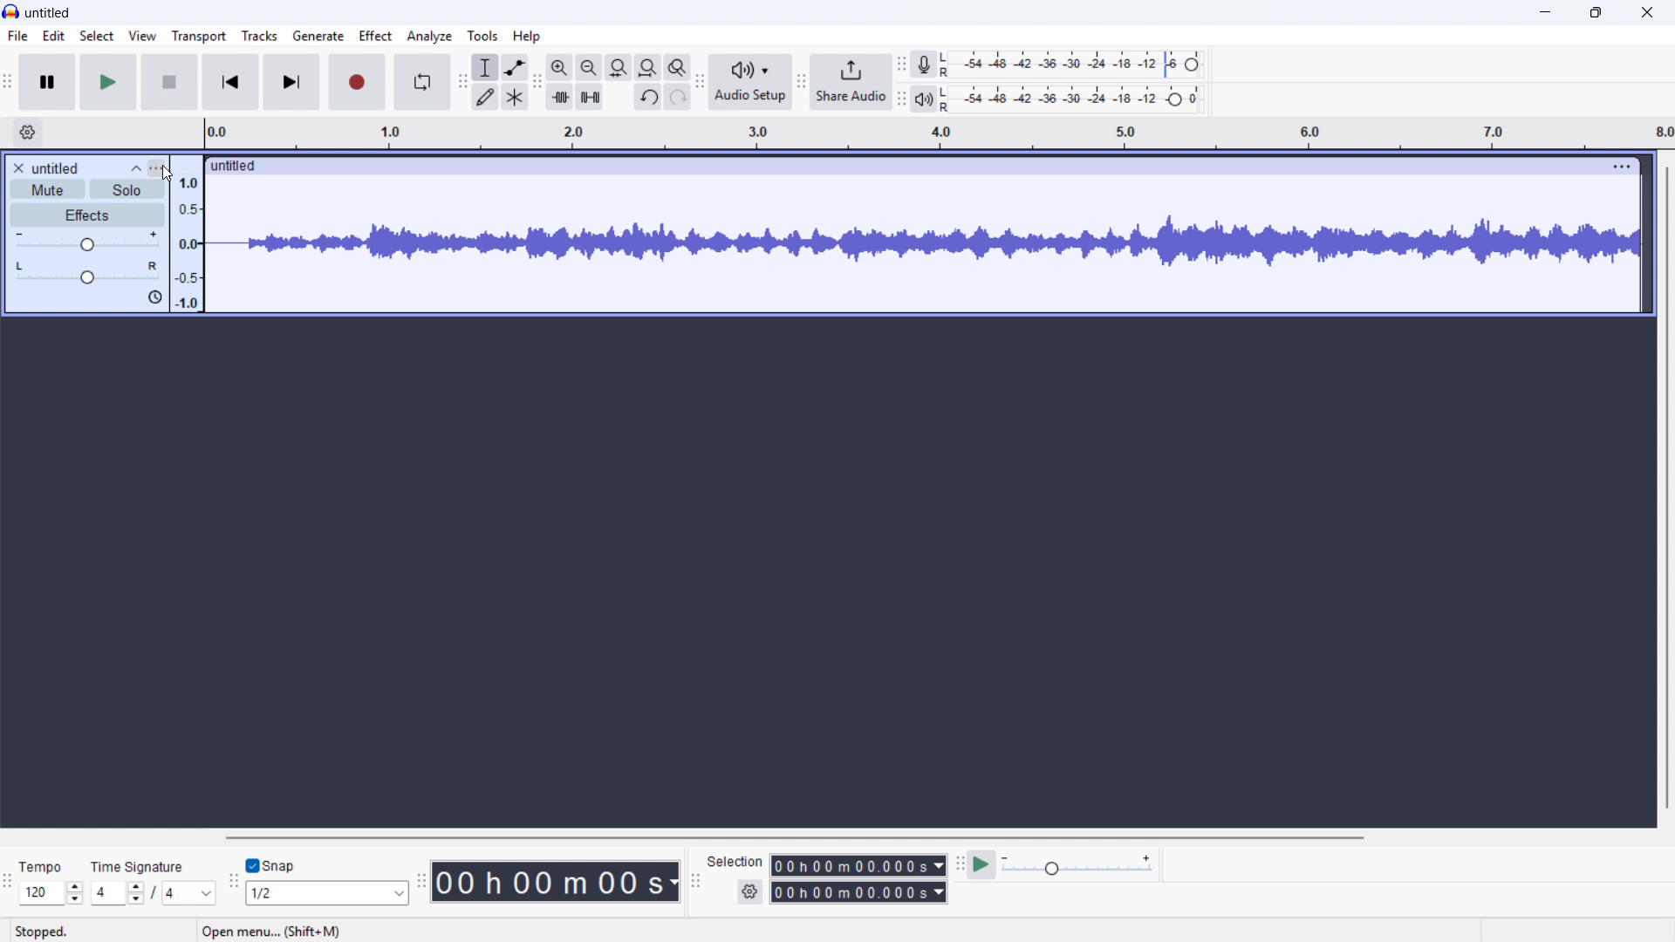  I want to click on view , so click(142, 36).